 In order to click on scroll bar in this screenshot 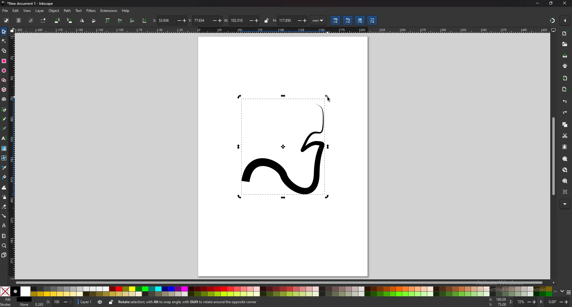, I will do `click(553, 156)`.